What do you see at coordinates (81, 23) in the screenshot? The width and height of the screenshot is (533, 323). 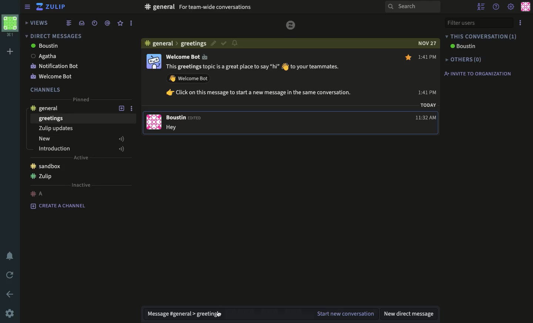 I see `inbox` at bounding box center [81, 23].